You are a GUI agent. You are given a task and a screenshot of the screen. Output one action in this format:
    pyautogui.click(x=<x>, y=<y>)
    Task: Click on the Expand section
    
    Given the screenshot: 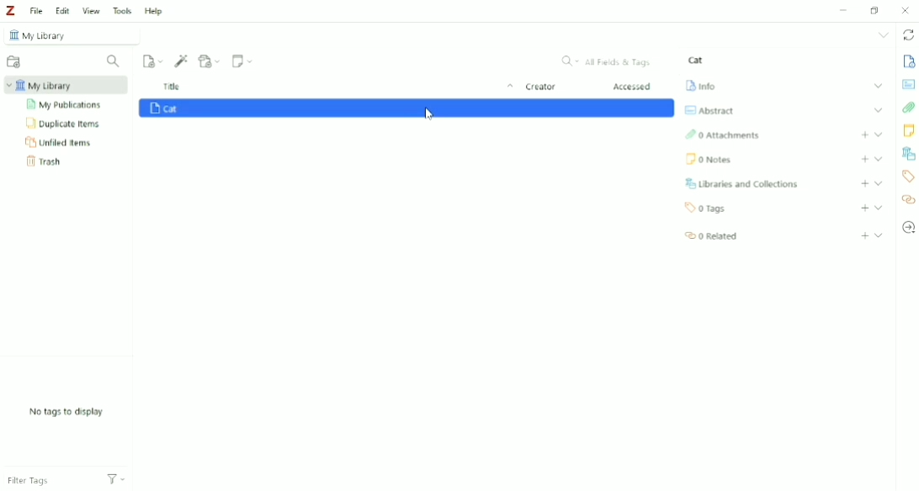 What is the action you would take?
    pyautogui.click(x=879, y=235)
    